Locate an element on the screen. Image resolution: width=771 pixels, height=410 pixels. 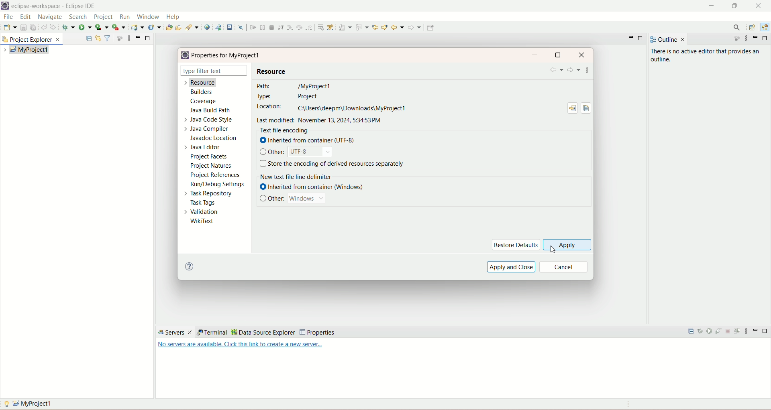
previous annotation is located at coordinates (362, 27).